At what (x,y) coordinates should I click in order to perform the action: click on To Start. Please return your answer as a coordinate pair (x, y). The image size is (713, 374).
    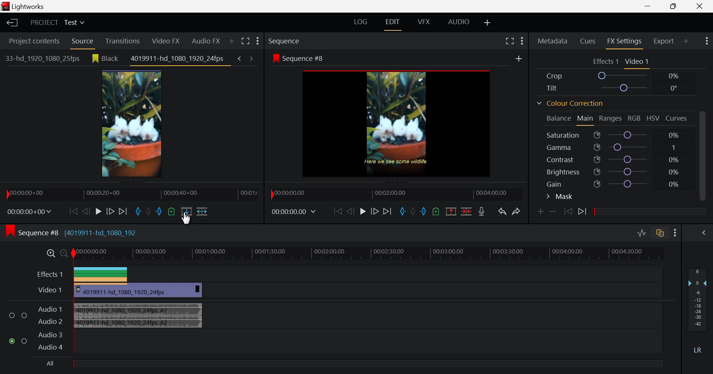
    Looking at the image, I should click on (72, 210).